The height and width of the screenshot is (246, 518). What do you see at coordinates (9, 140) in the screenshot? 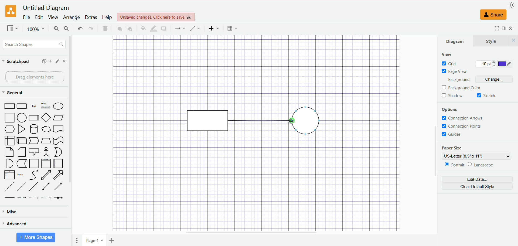
I see `Box` at bounding box center [9, 140].